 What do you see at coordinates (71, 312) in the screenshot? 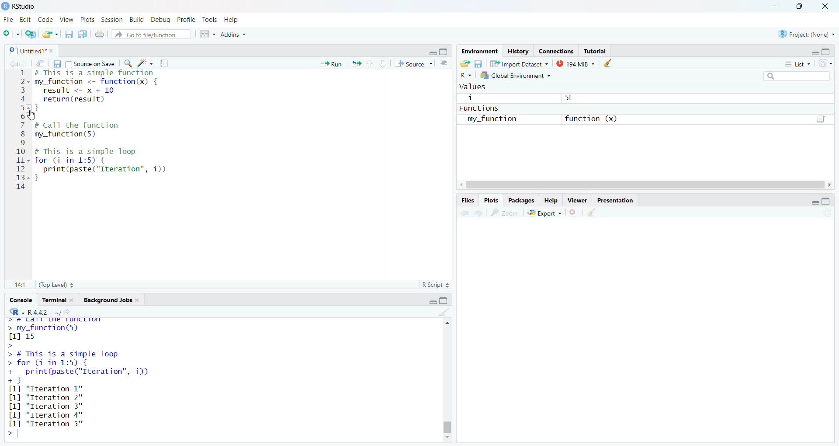
I see `view the current working directory` at bounding box center [71, 312].